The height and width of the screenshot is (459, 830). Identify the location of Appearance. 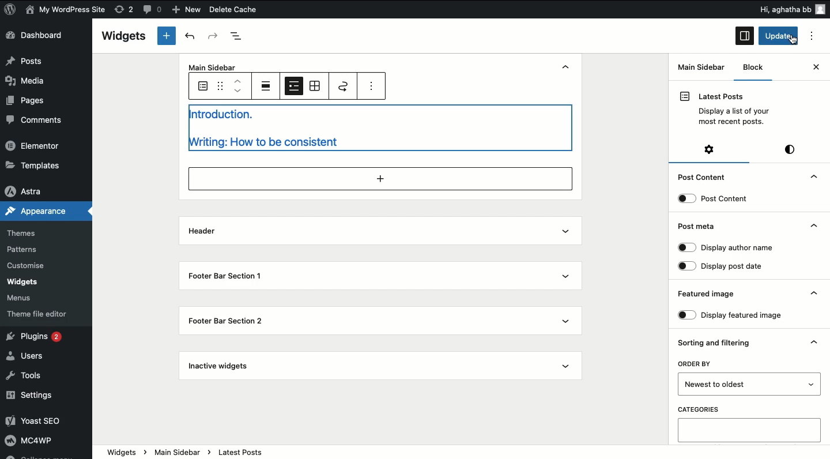
(40, 210).